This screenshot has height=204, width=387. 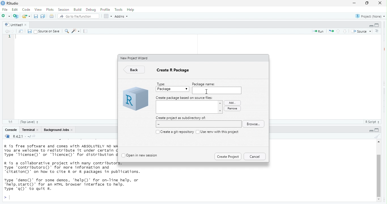 What do you see at coordinates (379, 173) in the screenshot?
I see `vertical scroll bar` at bounding box center [379, 173].